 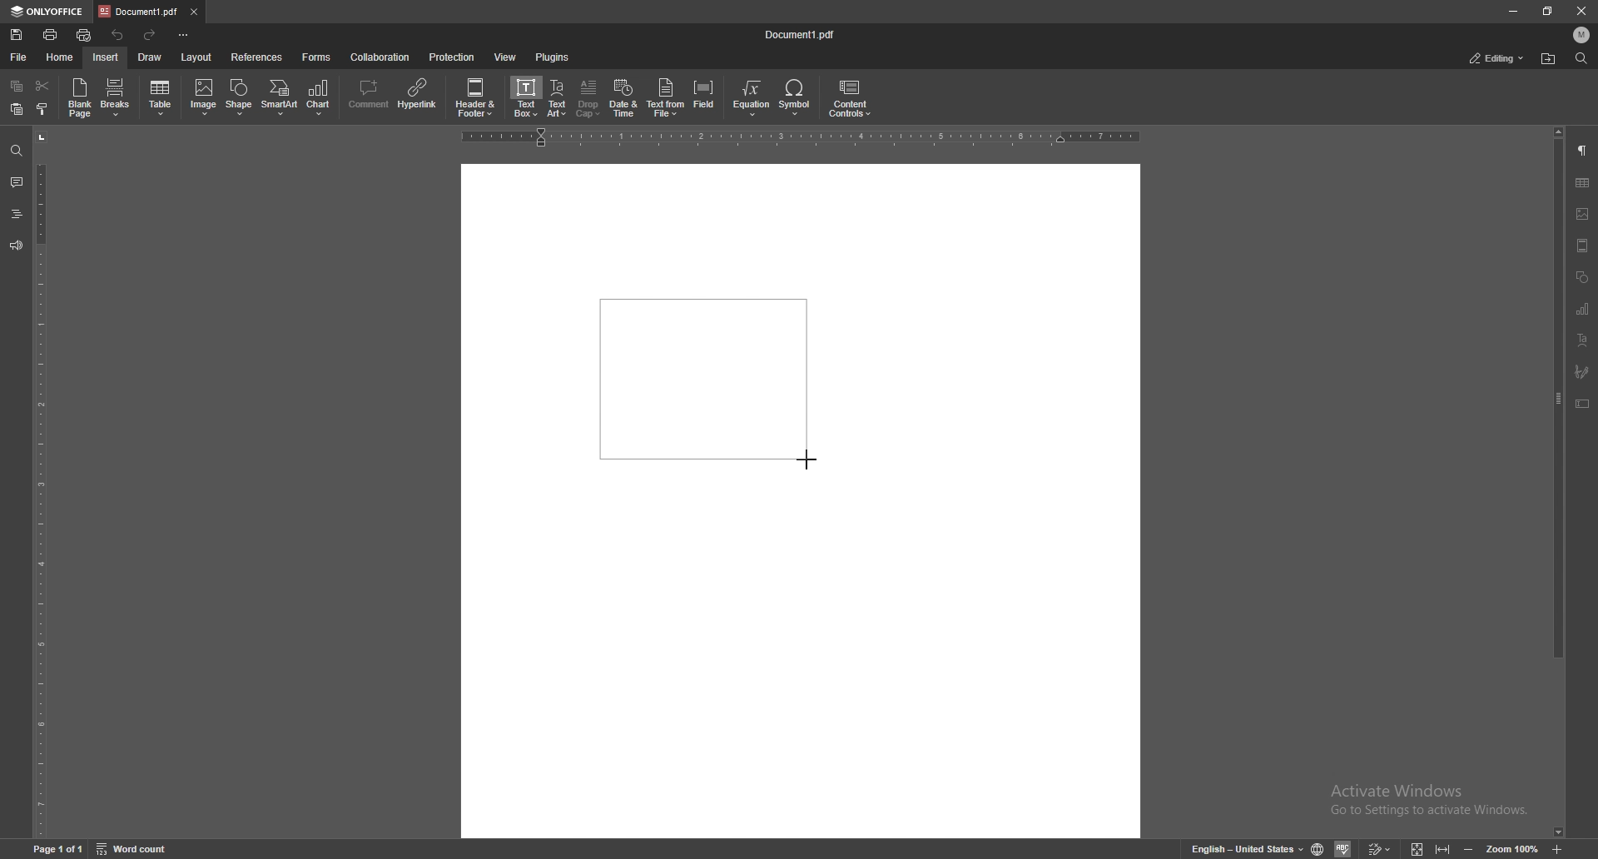 I want to click on view, so click(x=506, y=57).